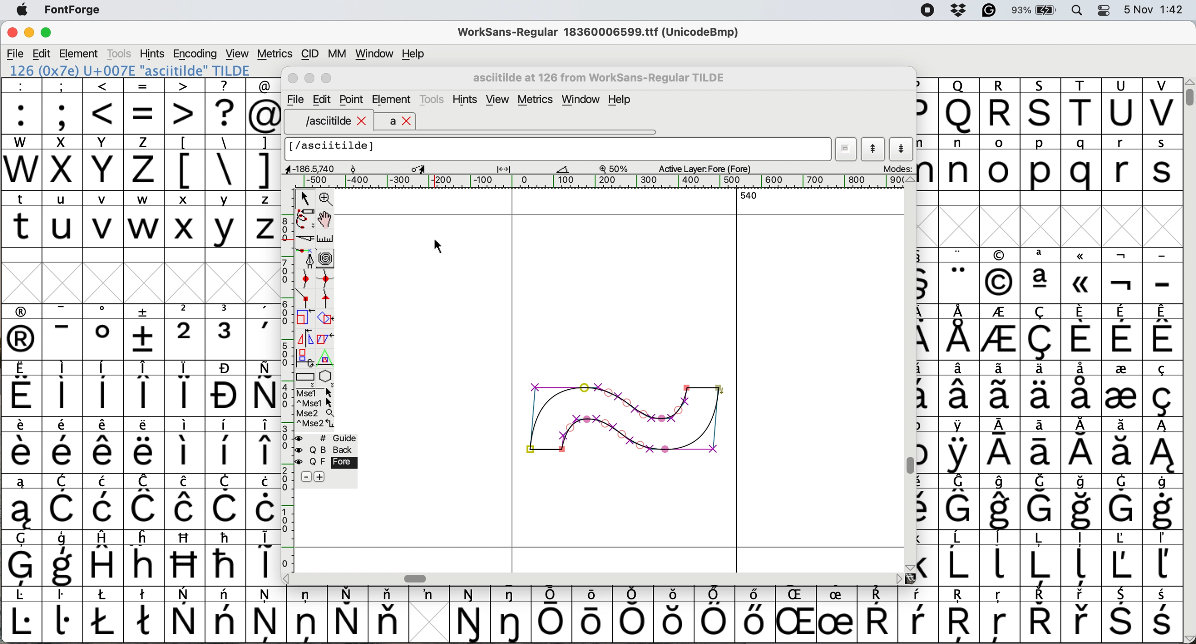 Image resolution: width=1196 pixels, height=644 pixels. What do you see at coordinates (307, 613) in the screenshot?
I see `symbol` at bounding box center [307, 613].